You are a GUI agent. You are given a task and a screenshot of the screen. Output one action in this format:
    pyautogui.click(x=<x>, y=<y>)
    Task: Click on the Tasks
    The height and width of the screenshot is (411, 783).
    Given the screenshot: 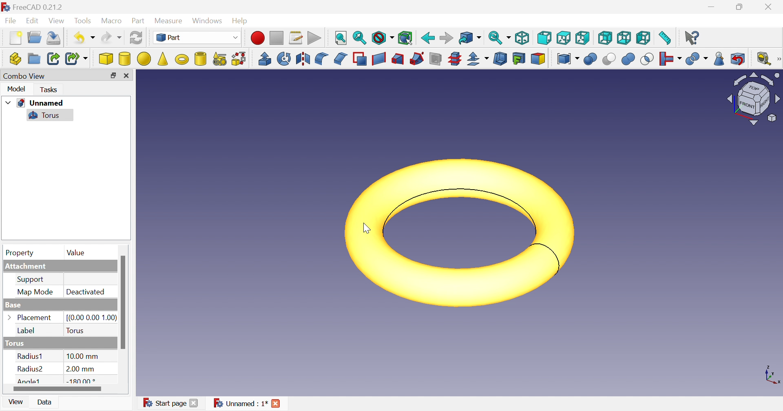 What is the action you would take?
    pyautogui.click(x=48, y=90)
    